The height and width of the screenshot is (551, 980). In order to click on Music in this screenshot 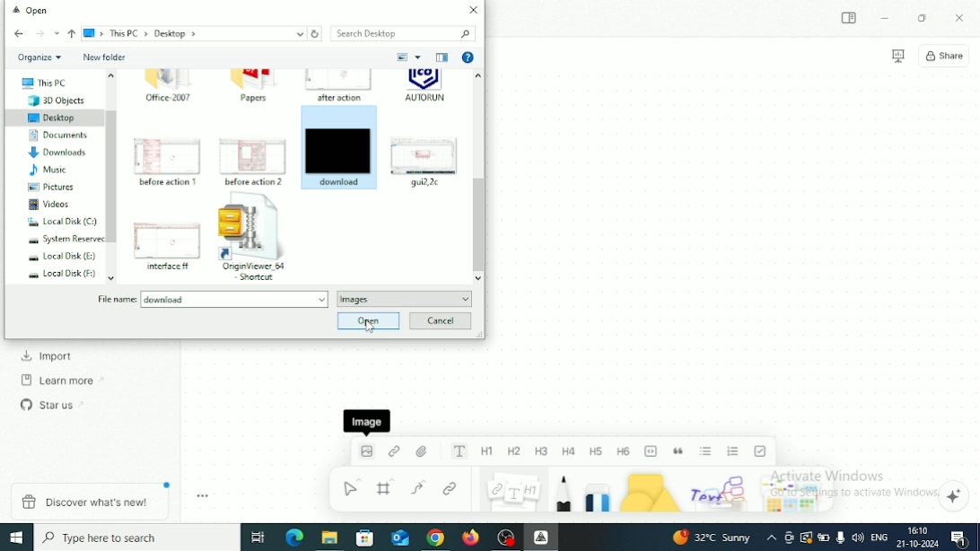, I will do `click(46, 171)`.